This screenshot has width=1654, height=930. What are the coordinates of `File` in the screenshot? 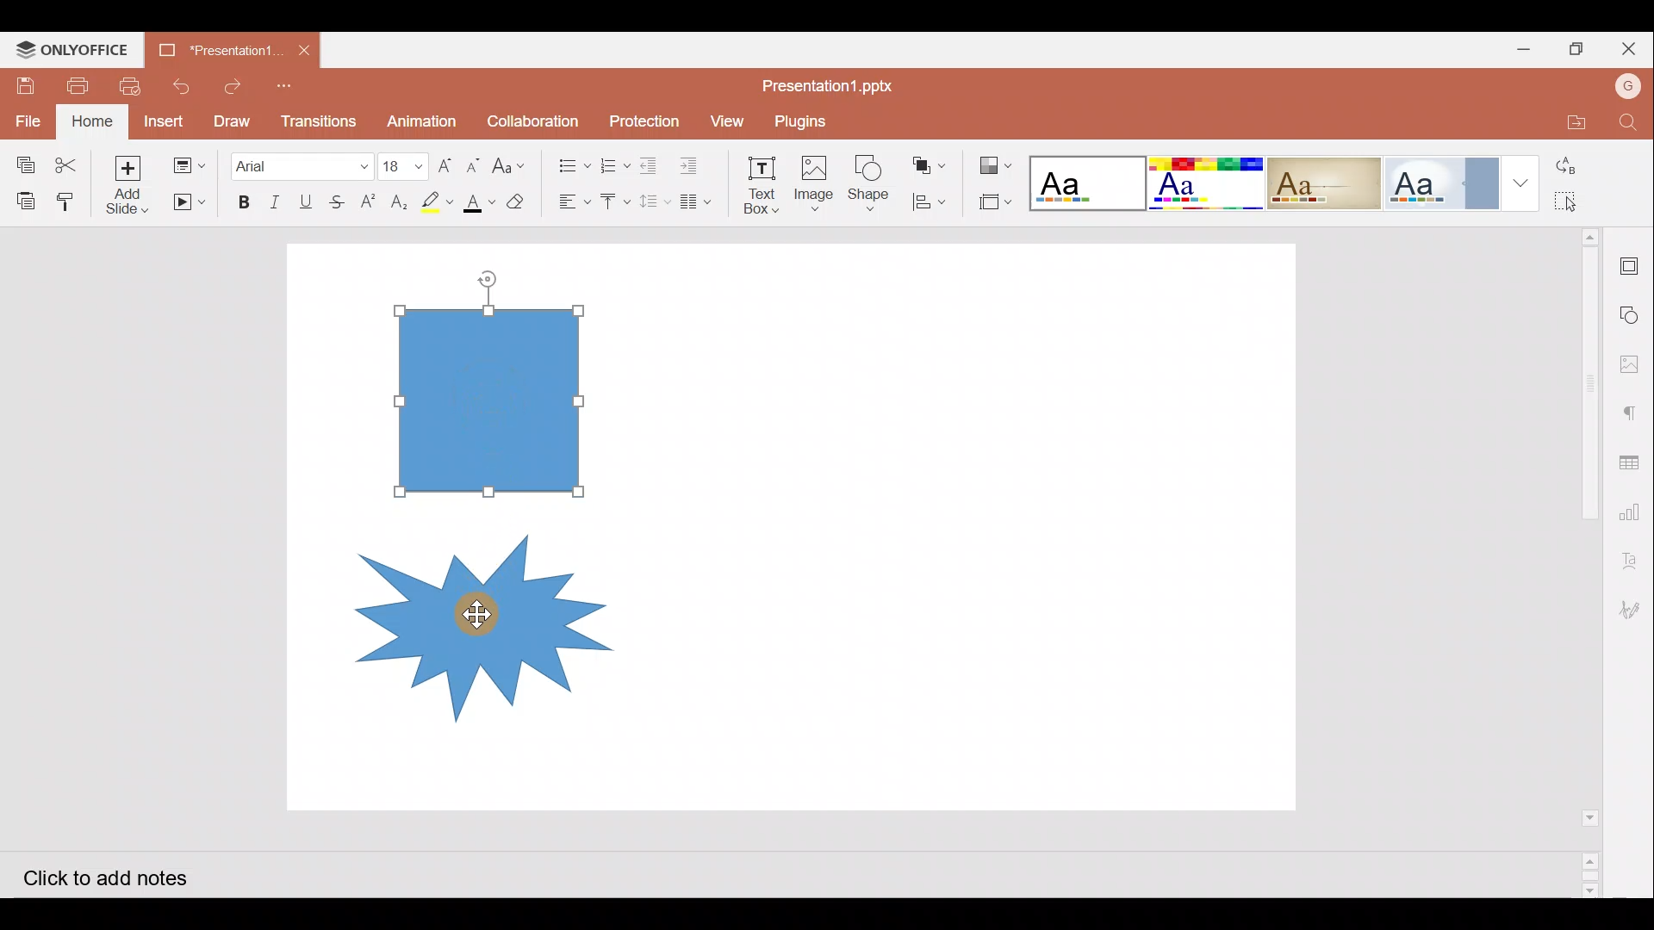 It's located at (24, 117).